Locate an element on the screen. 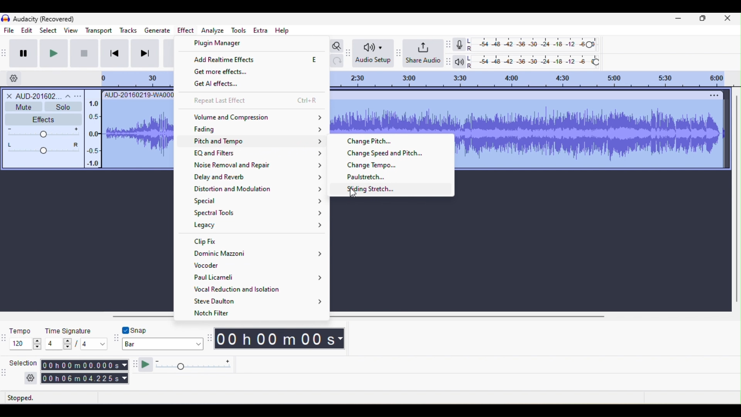  generate is located at coordinates (159, 30).